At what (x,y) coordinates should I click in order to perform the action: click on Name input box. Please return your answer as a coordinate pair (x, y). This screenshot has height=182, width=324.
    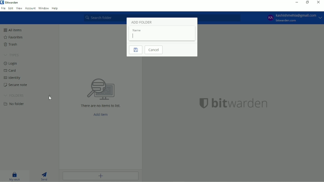
    Looking at the image, I should click on (162, 36).